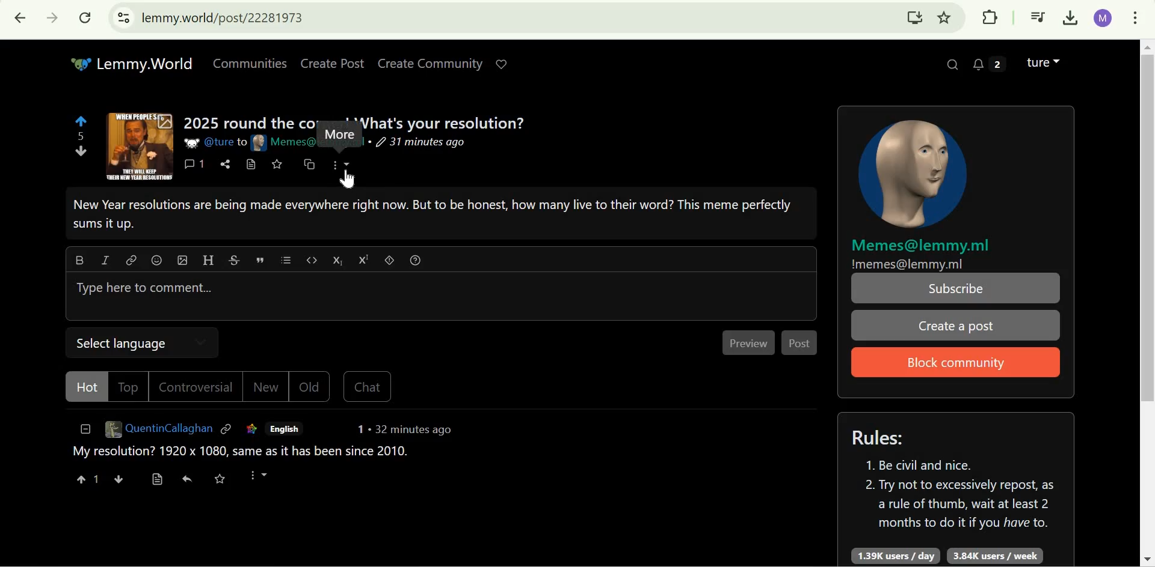  What do you see at coordinates (356, 121) in the screenshot?
I see `2025 round the cor ' *Vhat's vour resolution?` at bounding box center [356, 121].